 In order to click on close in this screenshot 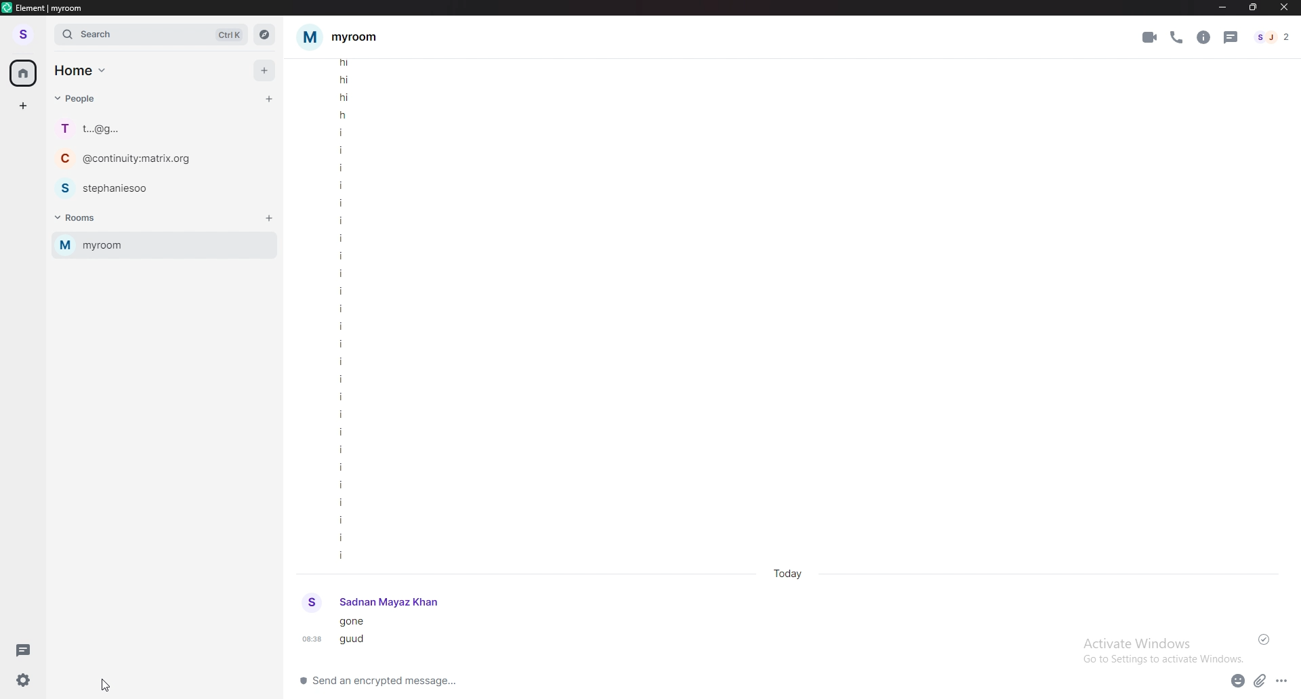, I will do `click(1285, 8)`.